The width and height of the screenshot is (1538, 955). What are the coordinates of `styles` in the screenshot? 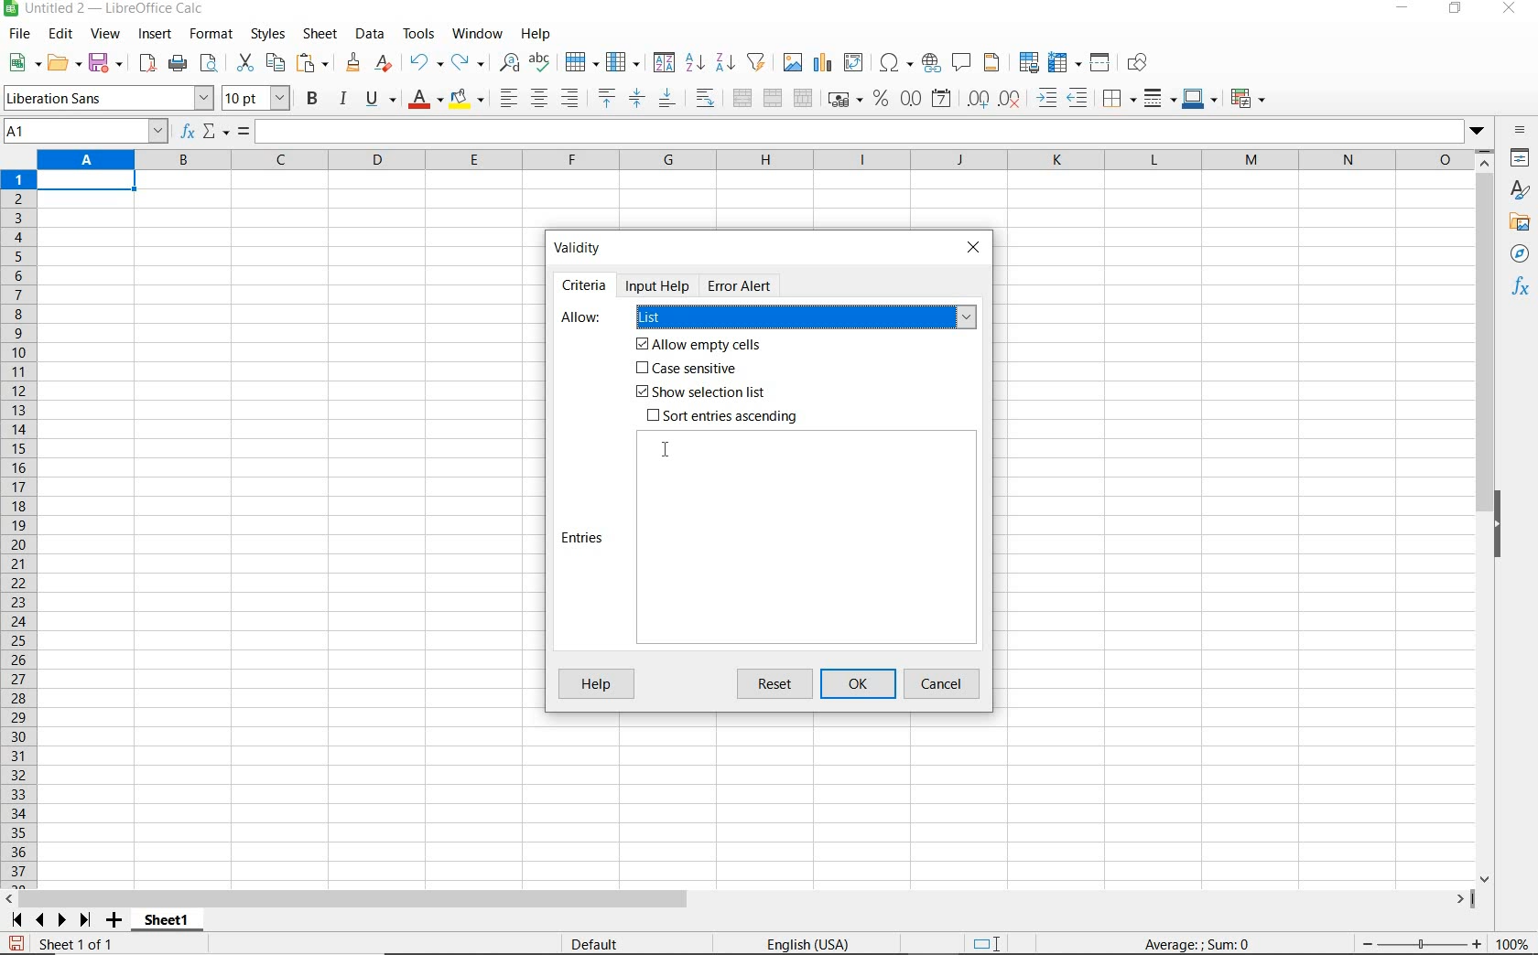 It's located at (1521, 192).